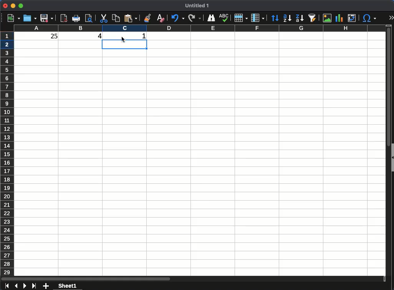 This screenshot has width=394, height=290. Describe the element at coordinates (30, 18) in the screenshot. I see `open` at that location.